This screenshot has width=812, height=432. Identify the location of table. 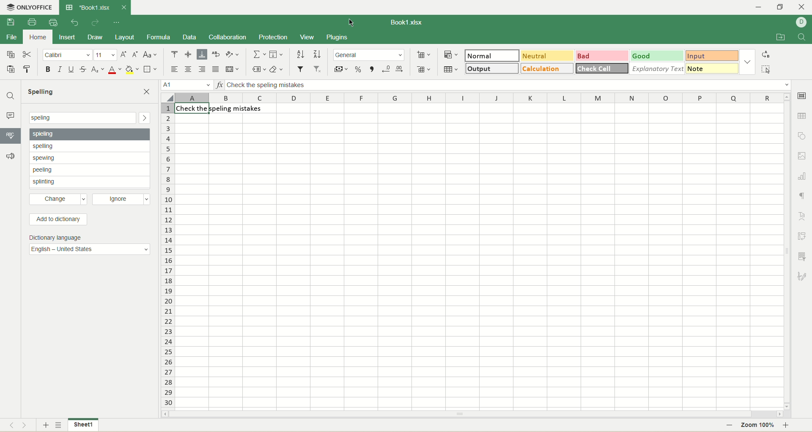
(451, 69).